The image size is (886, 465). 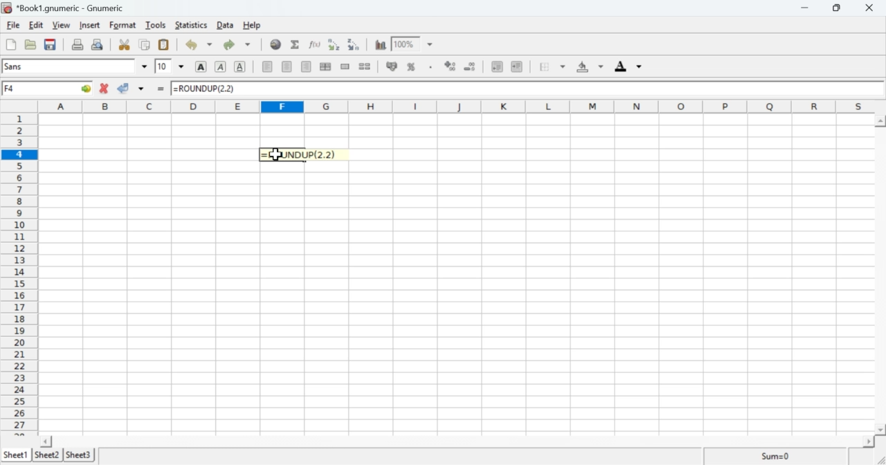 What do you see at coordinates (450, 65) in the screenshot?
I see `Increase the number of decimals` at bounding box center [450, 65].